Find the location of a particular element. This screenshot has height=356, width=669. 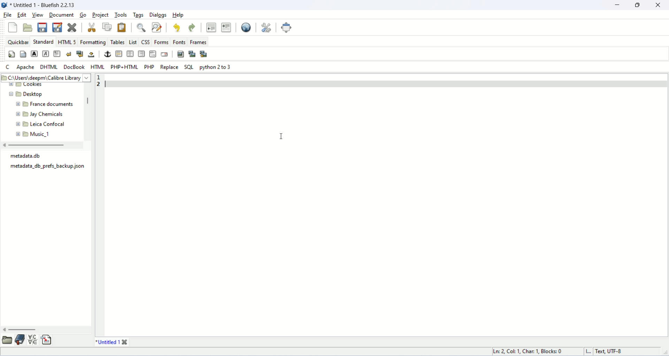

indent is located at coordinates (226, 27).